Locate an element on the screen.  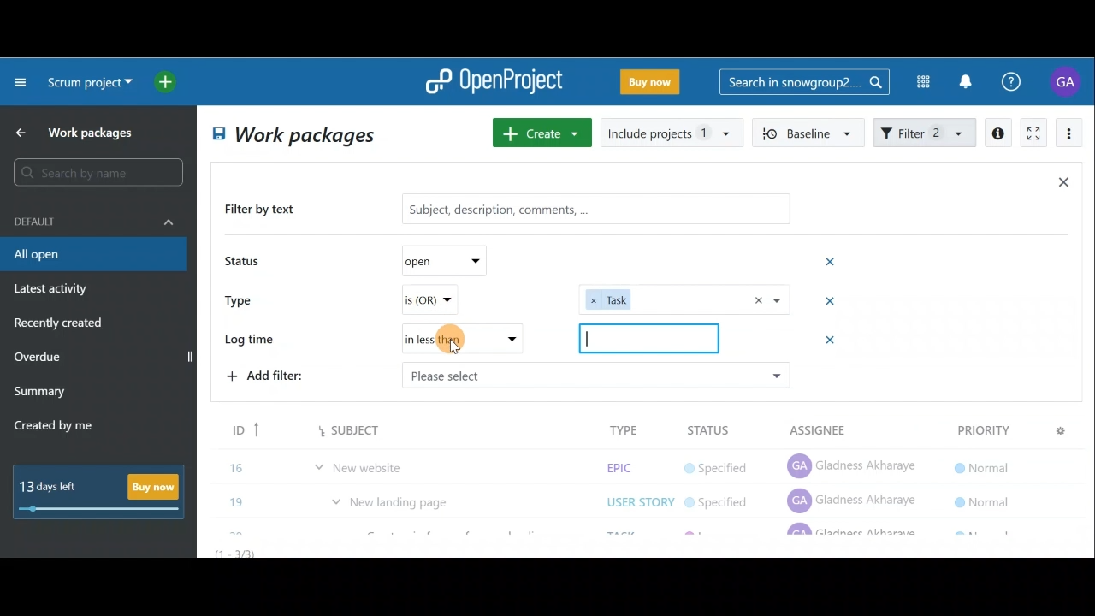
Modules is located at coordinates (918, 82).